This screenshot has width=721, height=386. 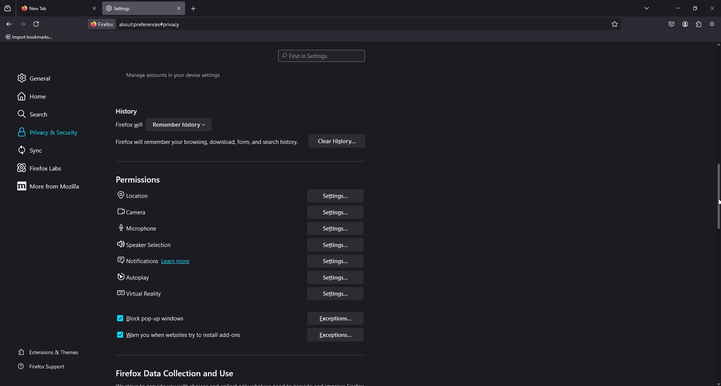 I want to click on home, so click(x=39, y=96).